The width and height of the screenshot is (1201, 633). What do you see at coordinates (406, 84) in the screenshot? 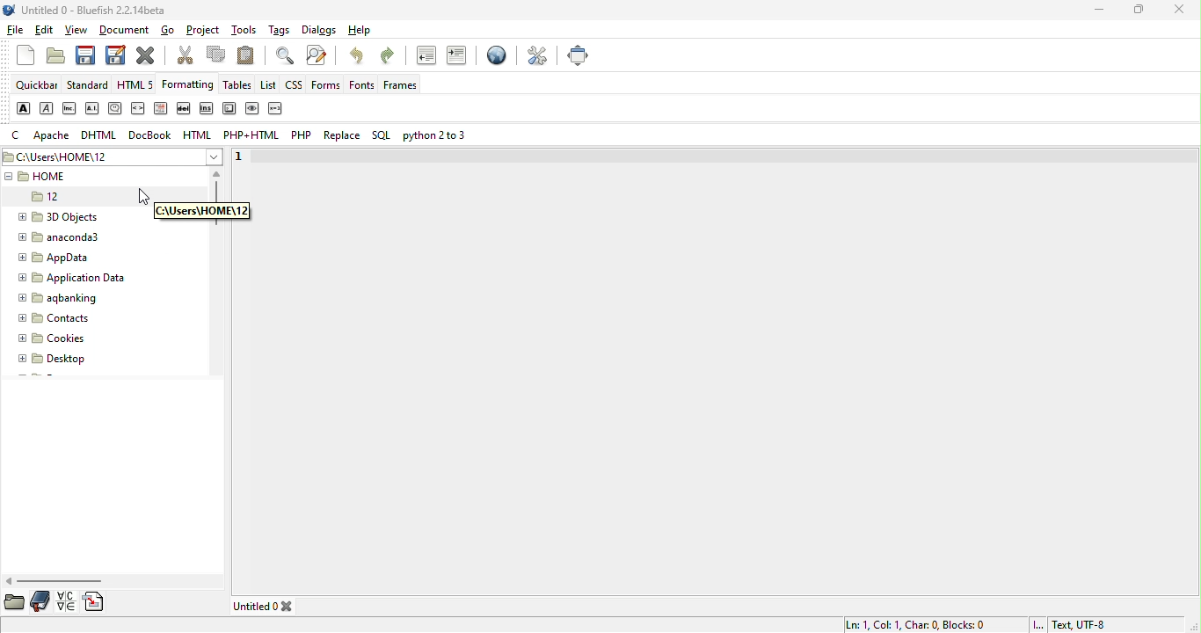
I see `frames` at bounding box center [406, 84].